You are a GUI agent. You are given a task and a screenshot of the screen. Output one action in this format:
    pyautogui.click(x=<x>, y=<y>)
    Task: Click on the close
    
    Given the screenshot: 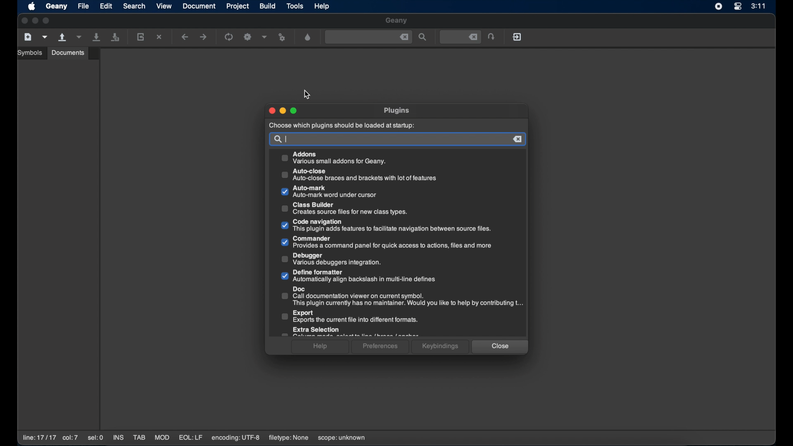 What is the action you would take?
    pyautogui.click(x=404, y=37)
    